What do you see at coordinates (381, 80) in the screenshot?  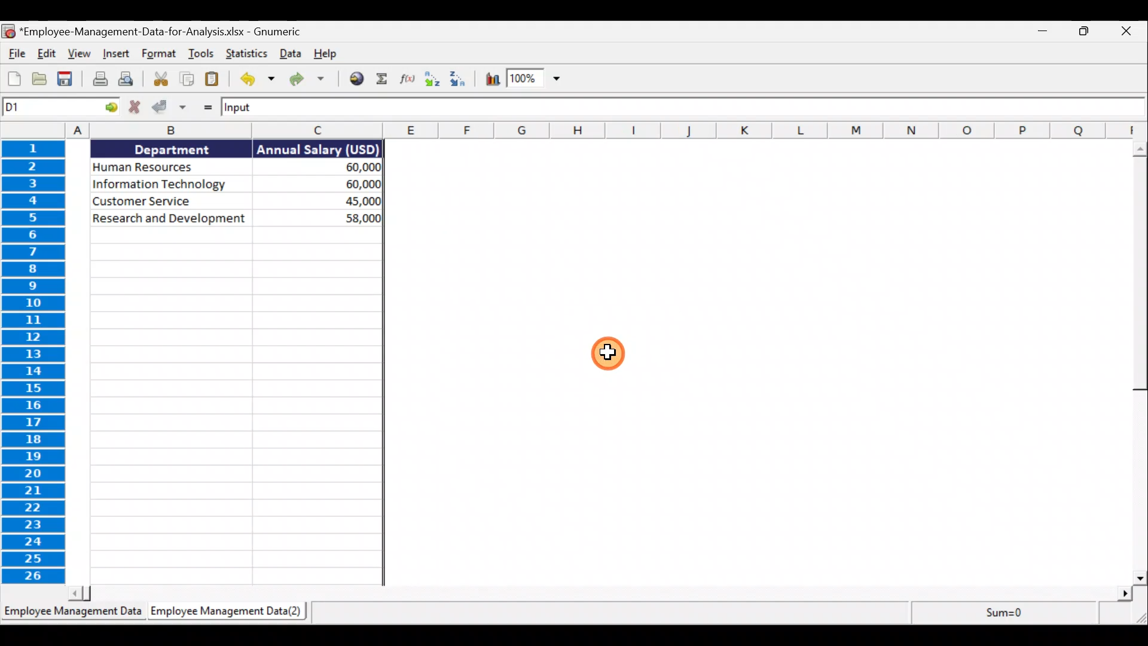 I see `Sum into the current cell` at bounding box center [381, 80].